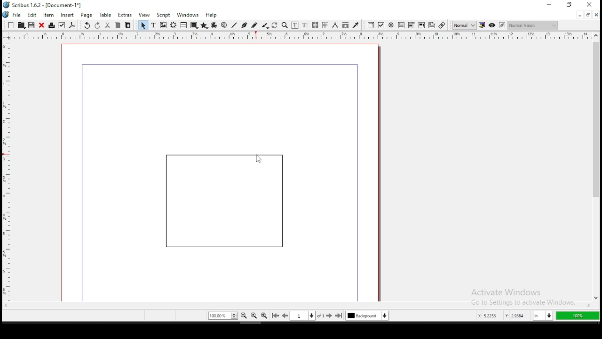 The height and width of the screenshot is (339, 602). I want to click on zoom 100%, so click(223, 315).